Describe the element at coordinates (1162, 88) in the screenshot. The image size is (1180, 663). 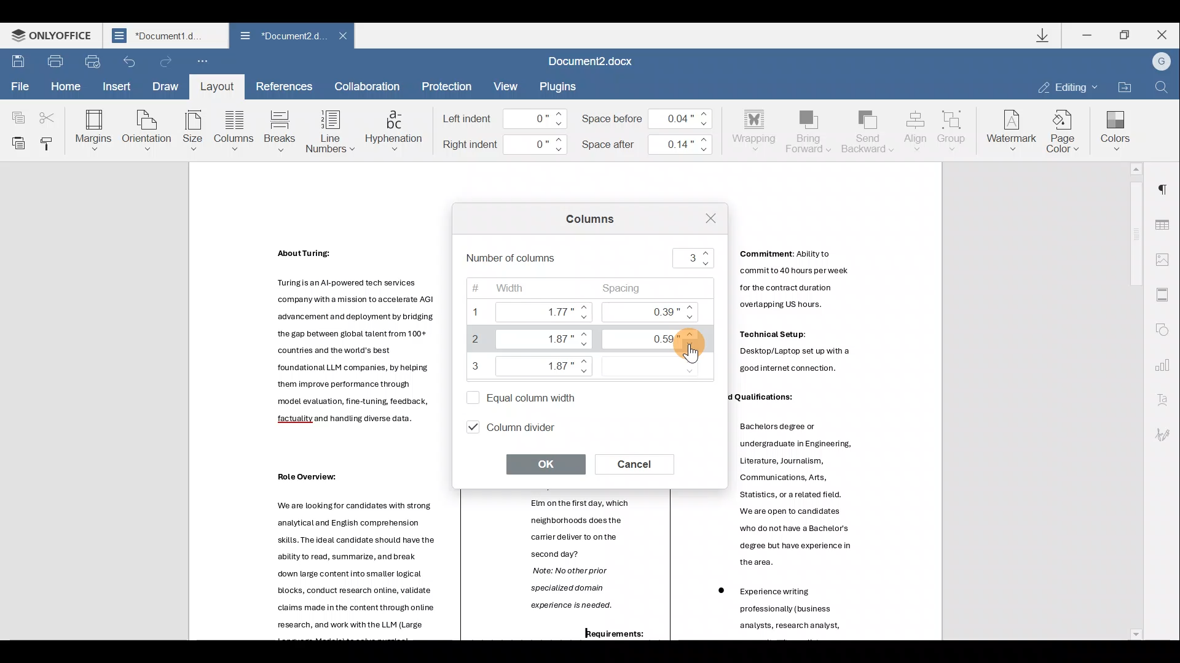
I see `Find` at that location.